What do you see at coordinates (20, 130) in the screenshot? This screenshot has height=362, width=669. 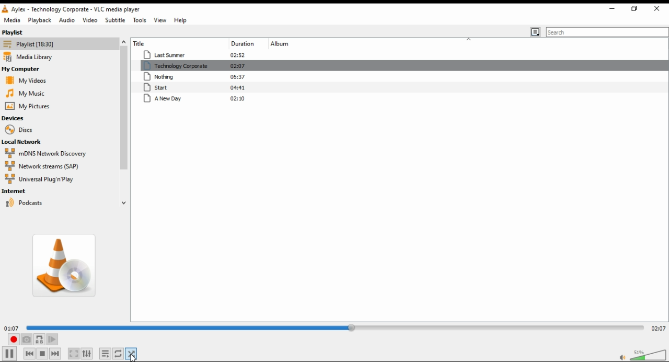 I see `discs` at bounding box center [20, 130].